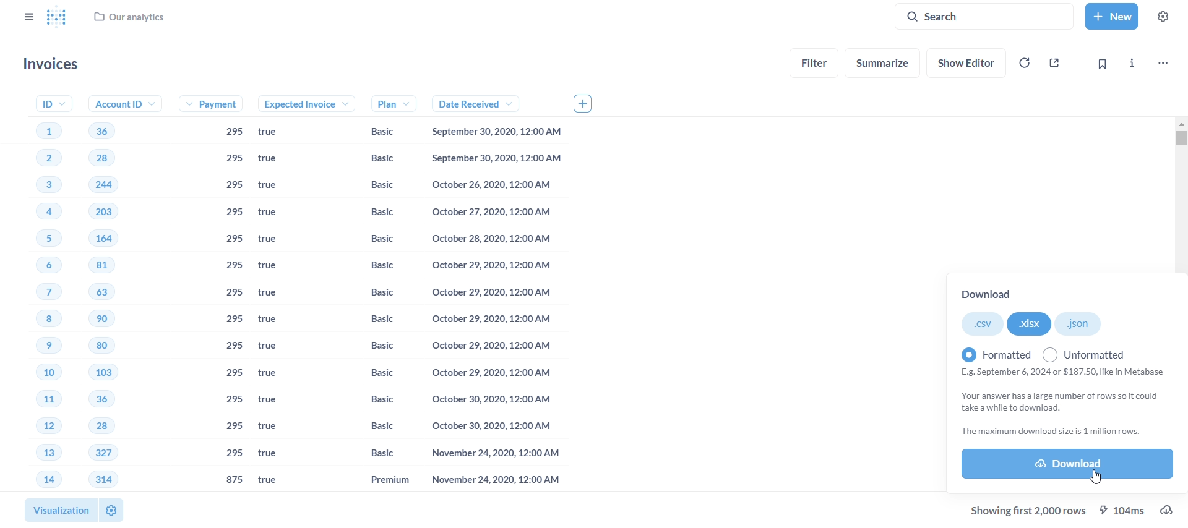 The height and width of the screenshot is (528, 1188). What do you see at coordinates (1049, 353) in the screenshot?
I see `radio button unchecked` at bounding box center [1049, 353].